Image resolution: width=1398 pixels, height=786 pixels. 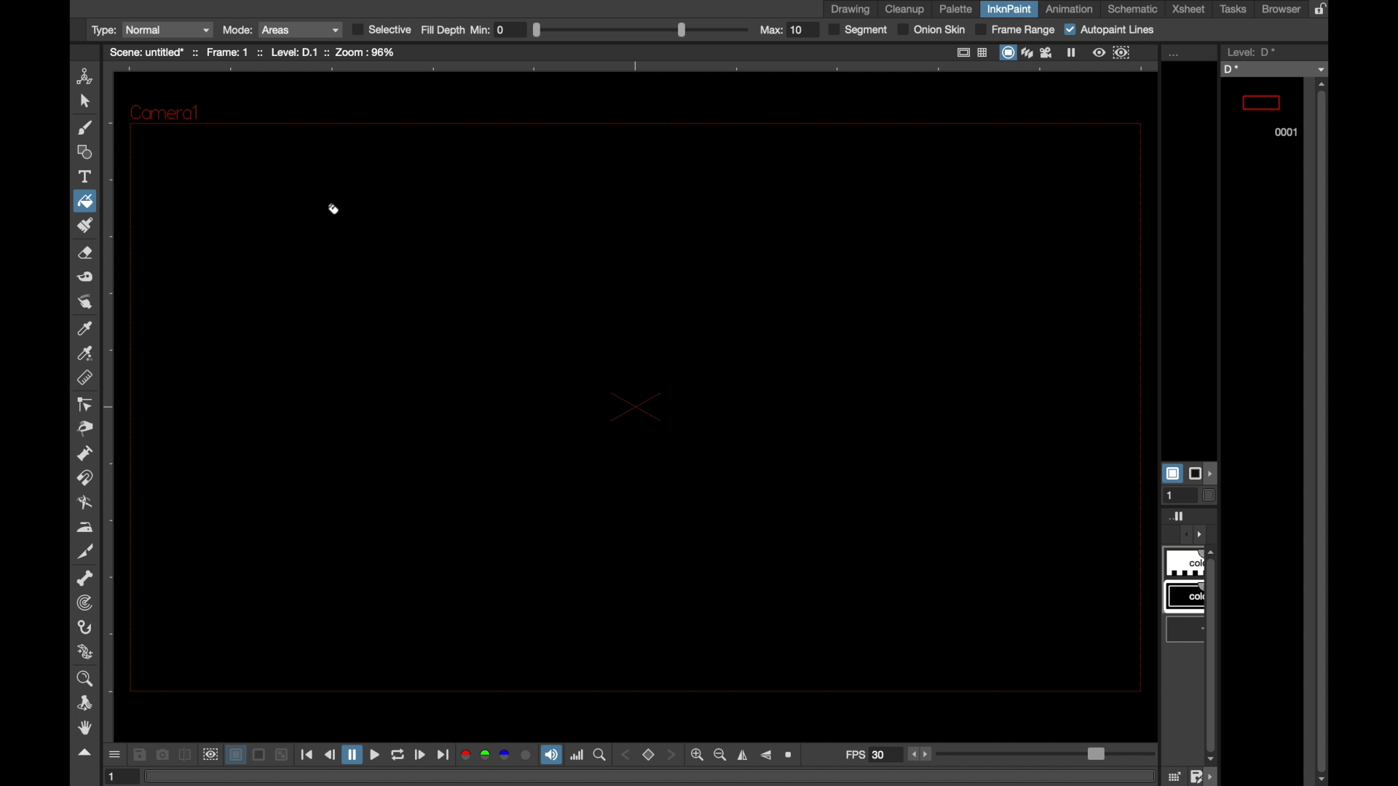 What do you see at coordinates (1043, 754) in the screenshot?
I see `slider` at bounding box center [1043, 754].